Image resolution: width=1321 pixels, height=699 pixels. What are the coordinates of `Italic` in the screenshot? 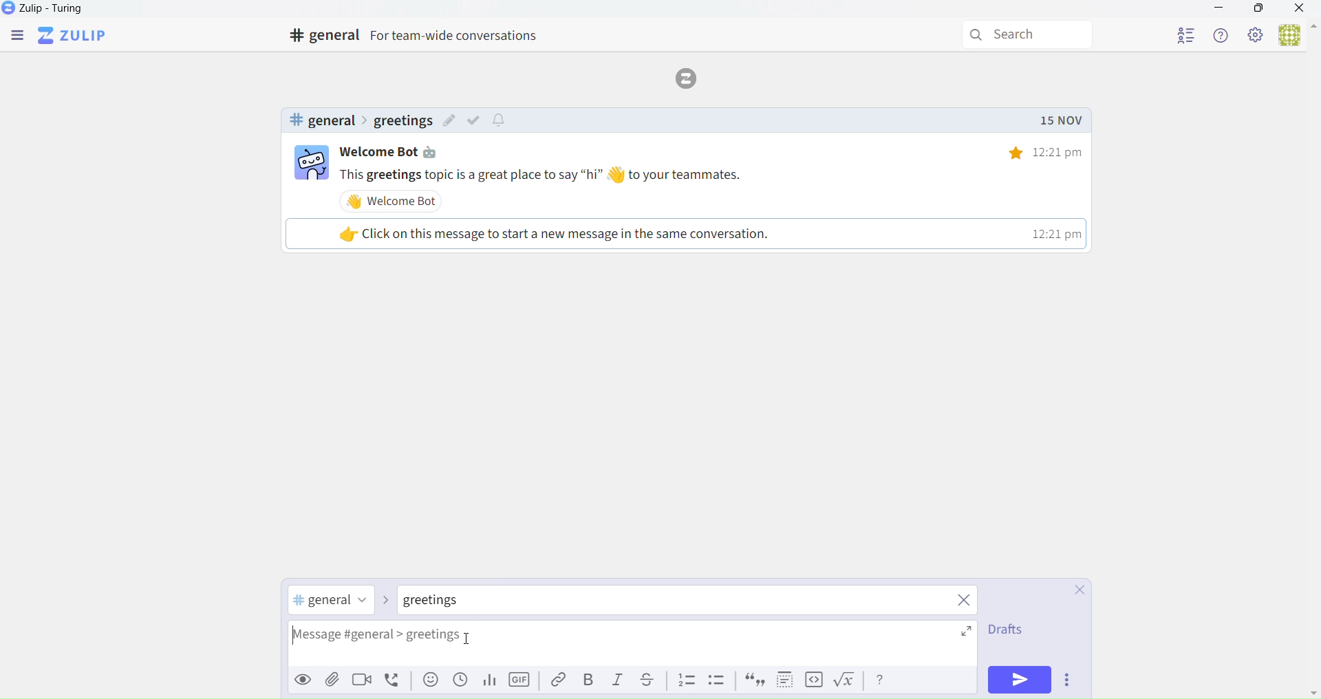 It's located at (619, 682).